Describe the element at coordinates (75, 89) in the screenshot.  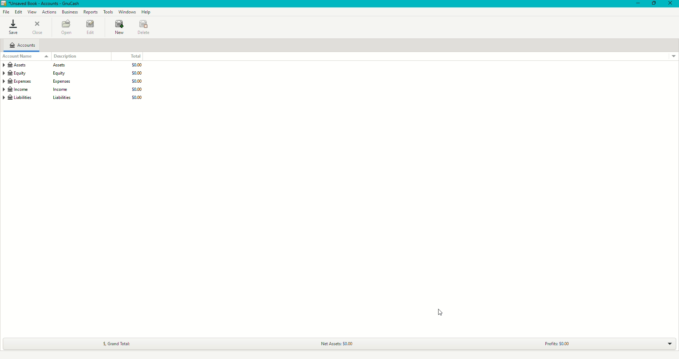
I see `Income` at that location.